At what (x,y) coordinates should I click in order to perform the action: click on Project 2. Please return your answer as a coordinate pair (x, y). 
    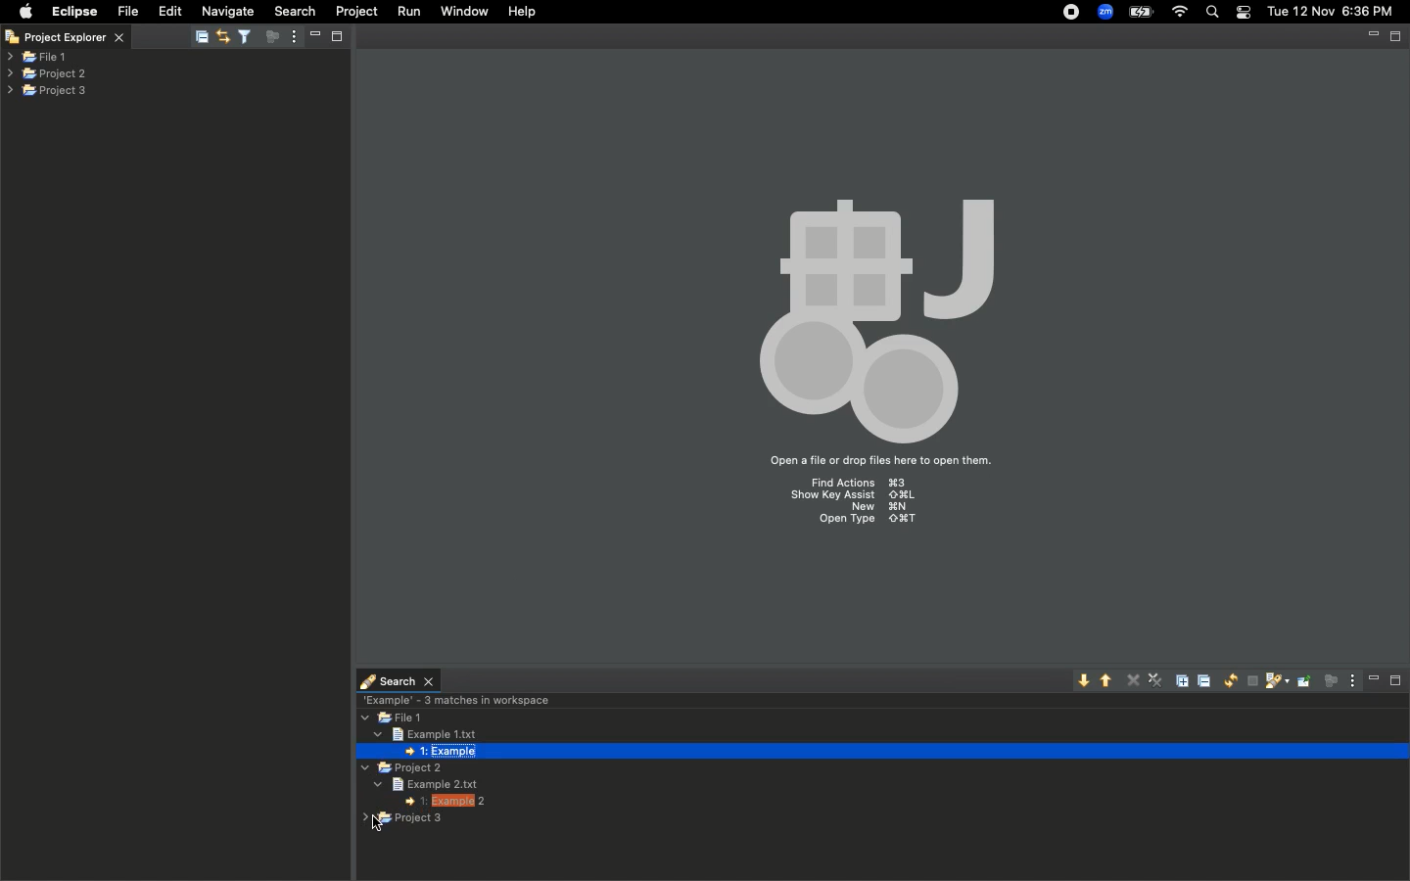
    Looking at the image, I should click on (399, 769).